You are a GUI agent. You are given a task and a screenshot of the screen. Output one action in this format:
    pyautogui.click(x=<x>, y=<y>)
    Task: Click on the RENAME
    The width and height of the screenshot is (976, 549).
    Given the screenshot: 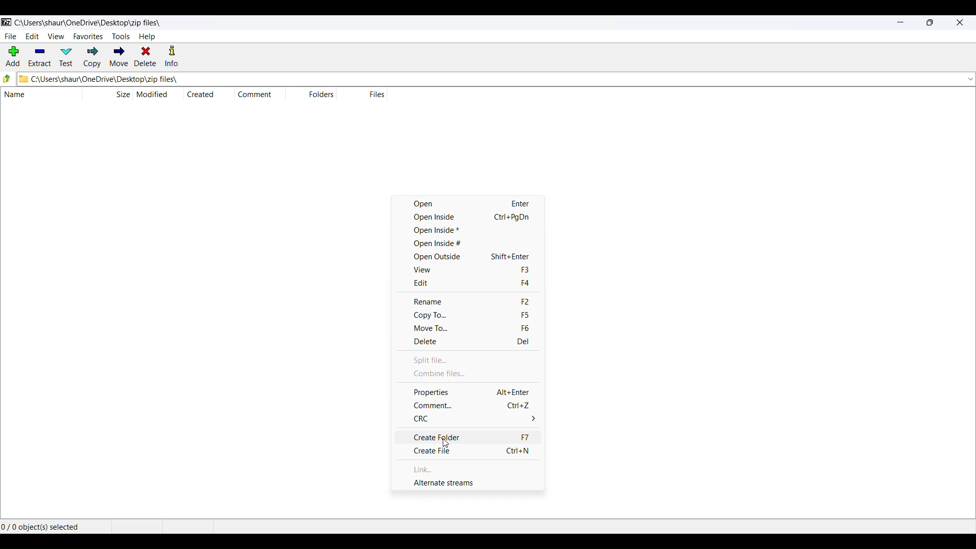 What is the action you would take?
    pyautogui.click(x=484, y=300)
    